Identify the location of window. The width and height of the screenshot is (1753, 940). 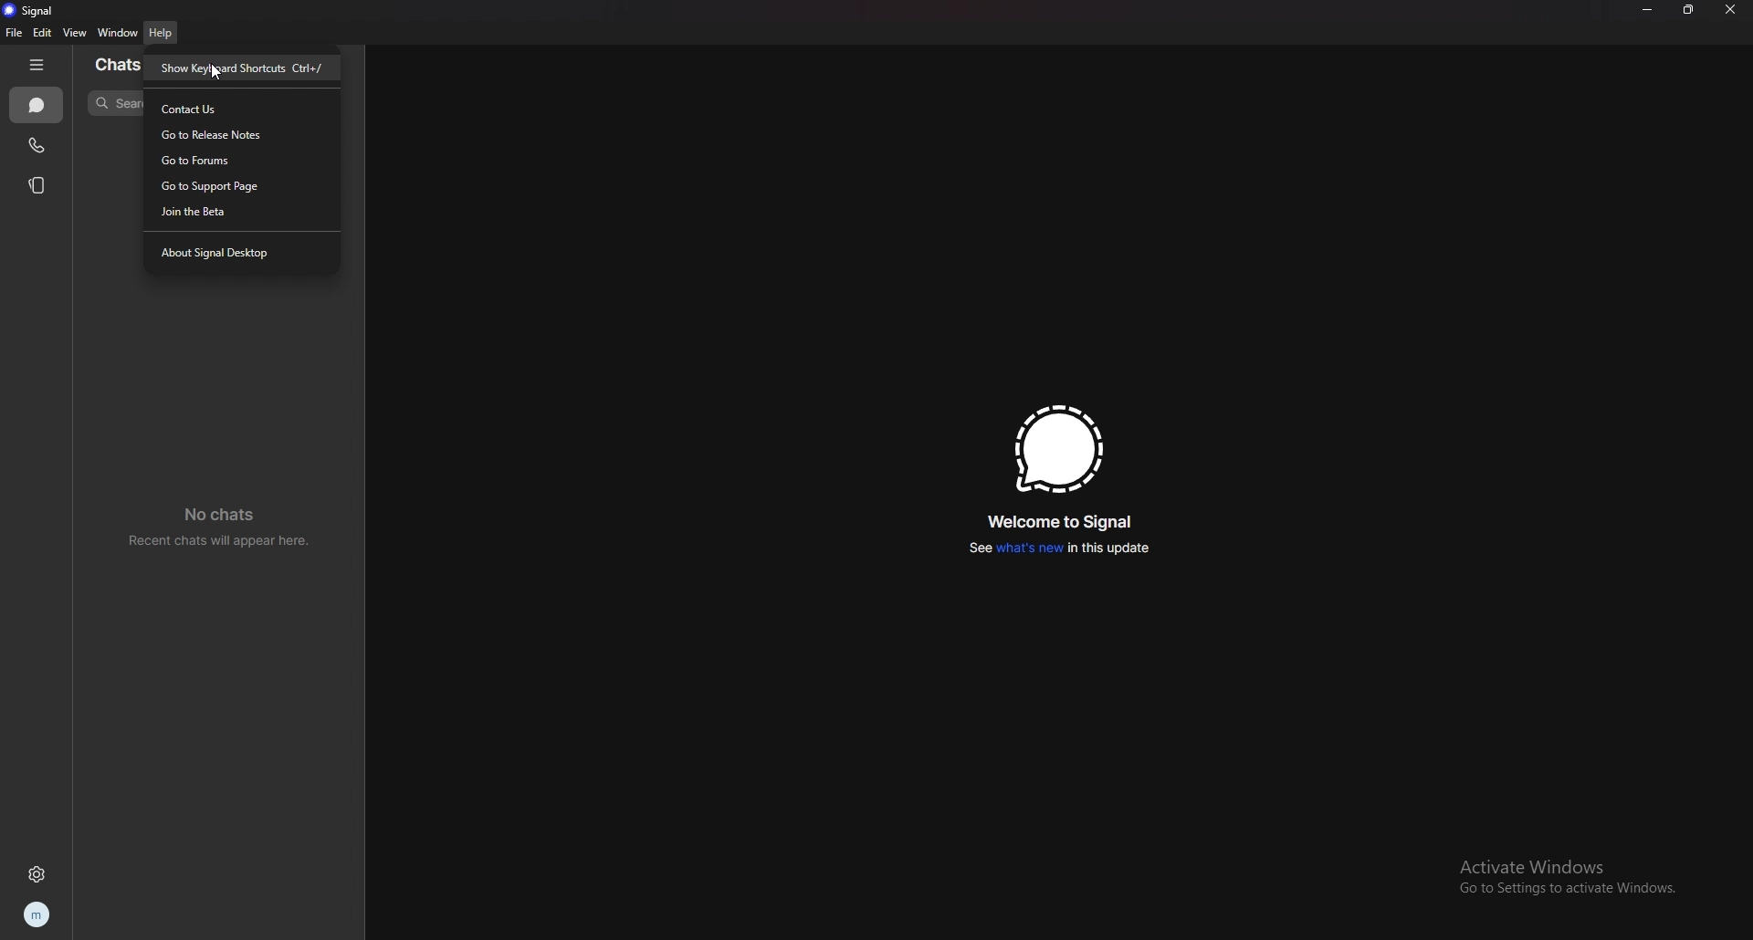
(118, 33).